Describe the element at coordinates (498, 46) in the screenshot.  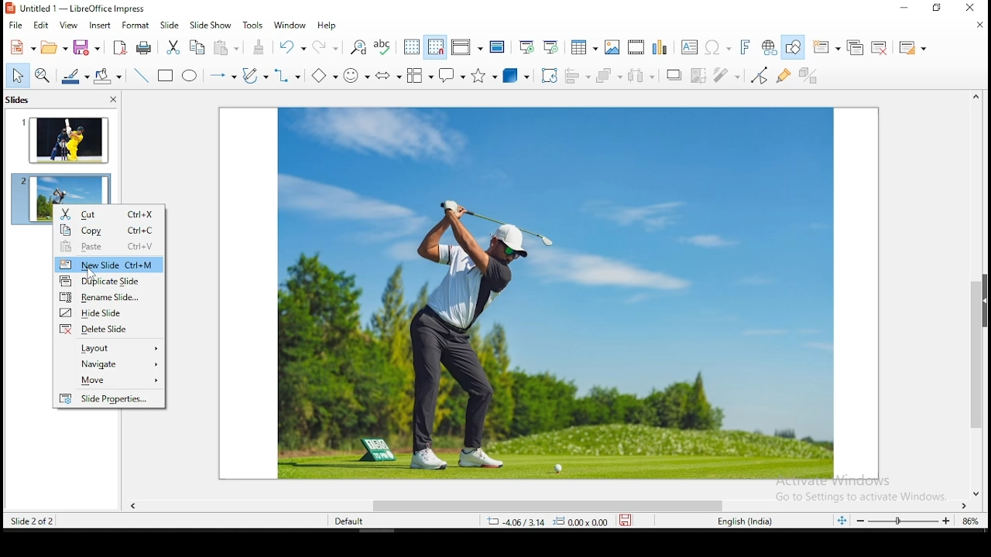
I see `master slide` at that location.